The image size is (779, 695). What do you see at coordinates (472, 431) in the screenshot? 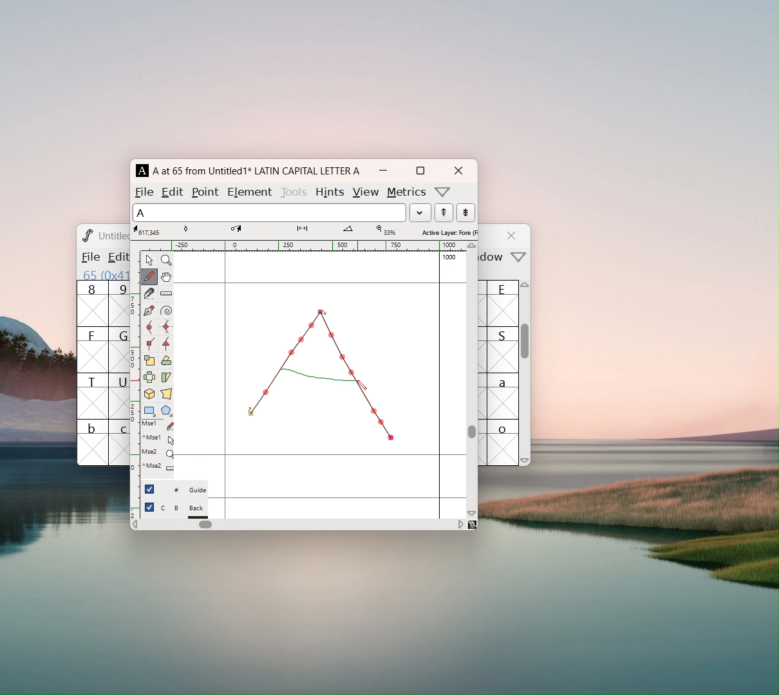
I see `scrollbar` at bounding box center [472, 431].